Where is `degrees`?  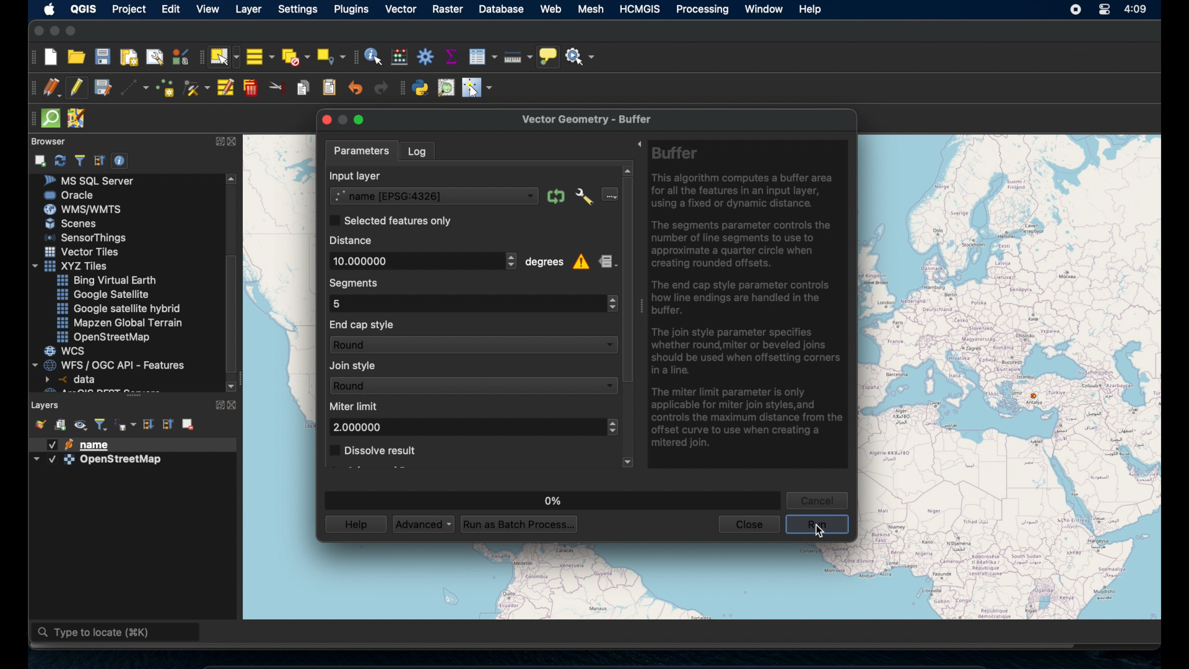
degrees is located at coordinates (544, 263).